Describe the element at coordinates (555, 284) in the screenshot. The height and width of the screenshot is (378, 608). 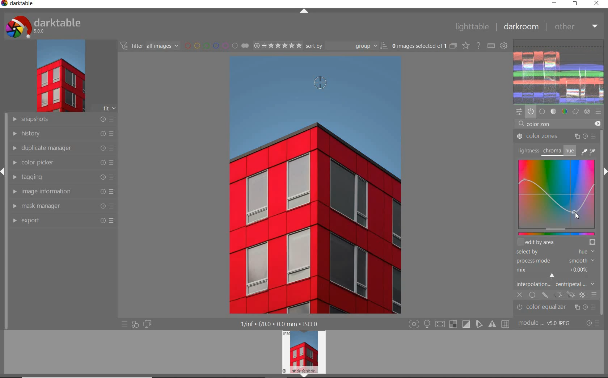
I see `INTERPOLATION` at that location.